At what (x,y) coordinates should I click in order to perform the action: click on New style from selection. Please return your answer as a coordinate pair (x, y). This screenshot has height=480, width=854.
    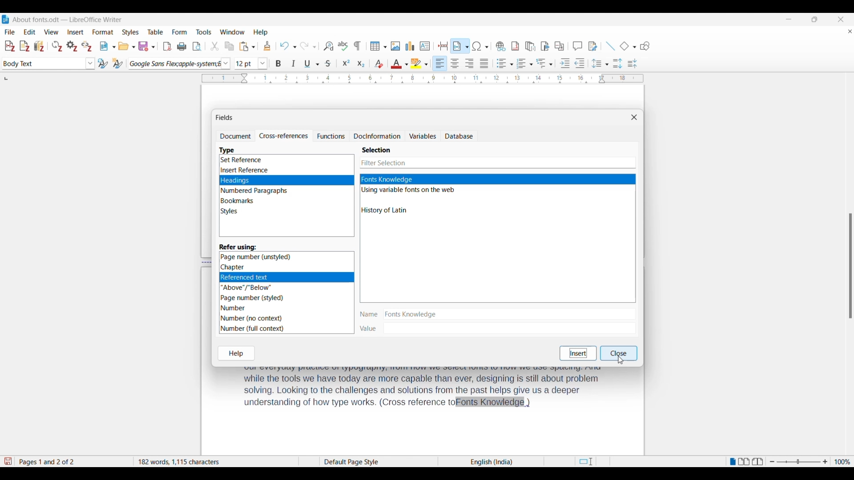
    Looking at the image, I should click on (118, 63).